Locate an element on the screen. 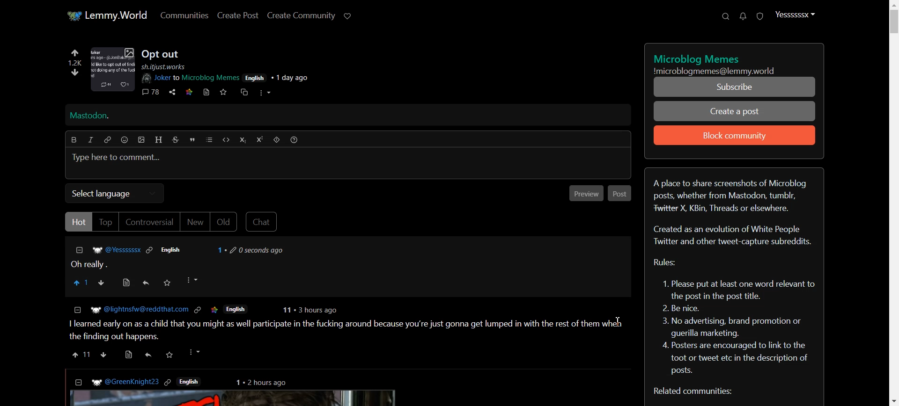 The width and height of the screenshot is (899, 406). downvote is located at coordinates (76, 72).